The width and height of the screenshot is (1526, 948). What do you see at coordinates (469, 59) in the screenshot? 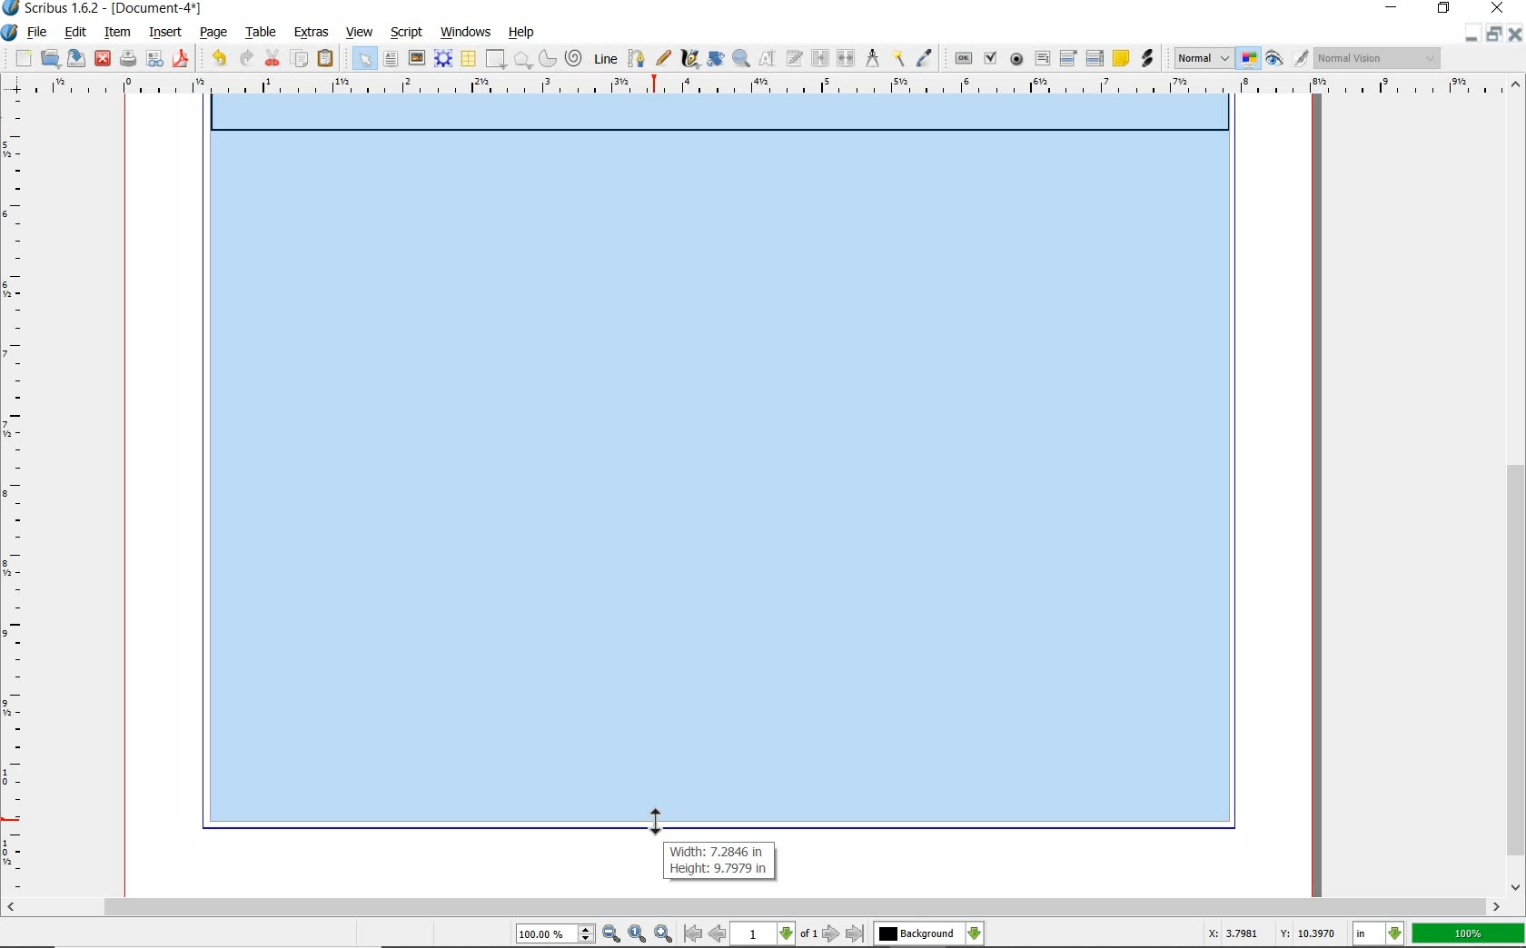
I see `table` at bounding box center [469, 59].